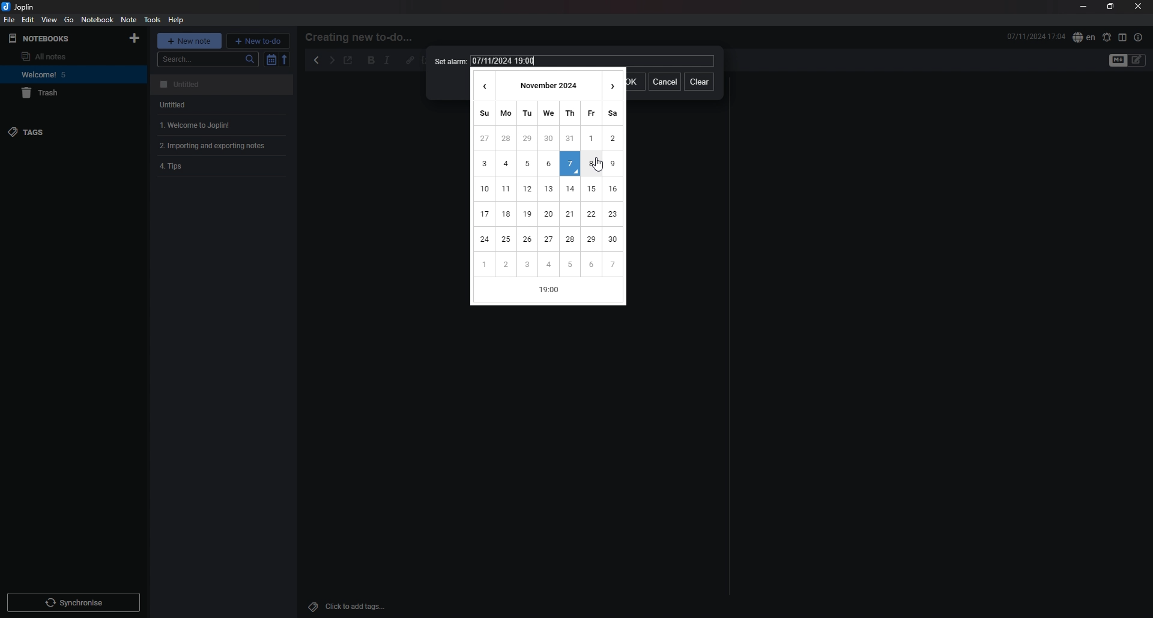 This screenshot has width=1153, height=618. I want to click on note, so click(223, 125).